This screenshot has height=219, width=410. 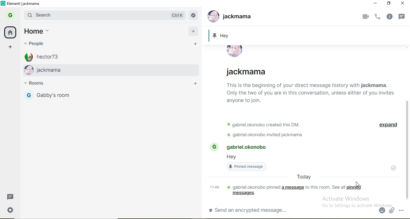 What do you see at coordinates (386, 4) in the screenshot?
I see `` at bounding box center [386, 4].